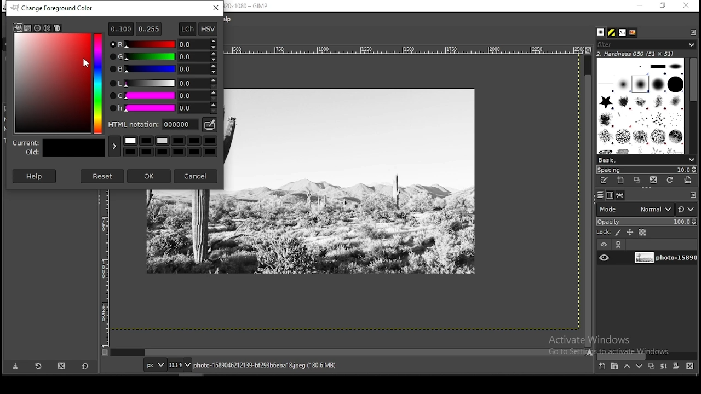 This screenshot has width=701, height=394. What do you see at coordinates (209, 125) in the screenshot?
I see `color picker` at bounding box center [209, 125].